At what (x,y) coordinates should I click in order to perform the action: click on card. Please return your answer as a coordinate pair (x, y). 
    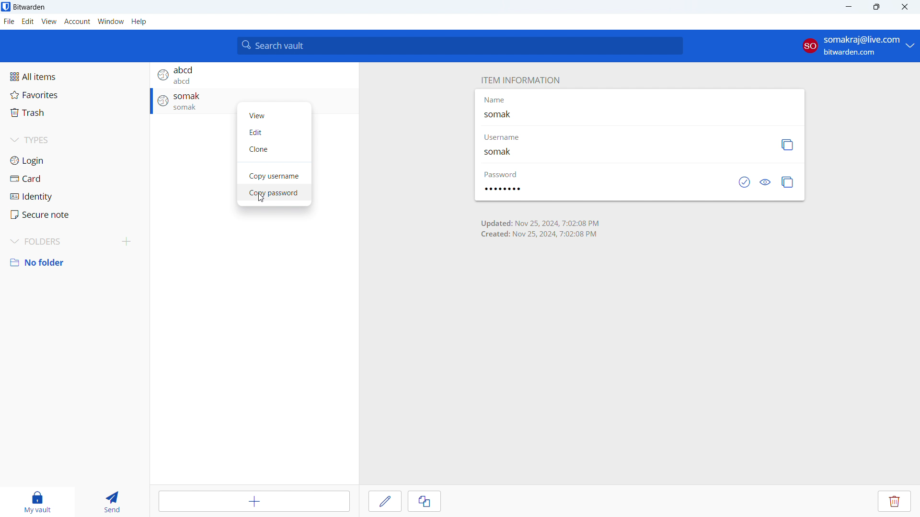
    Looking at the image, I should click on (74, 179).